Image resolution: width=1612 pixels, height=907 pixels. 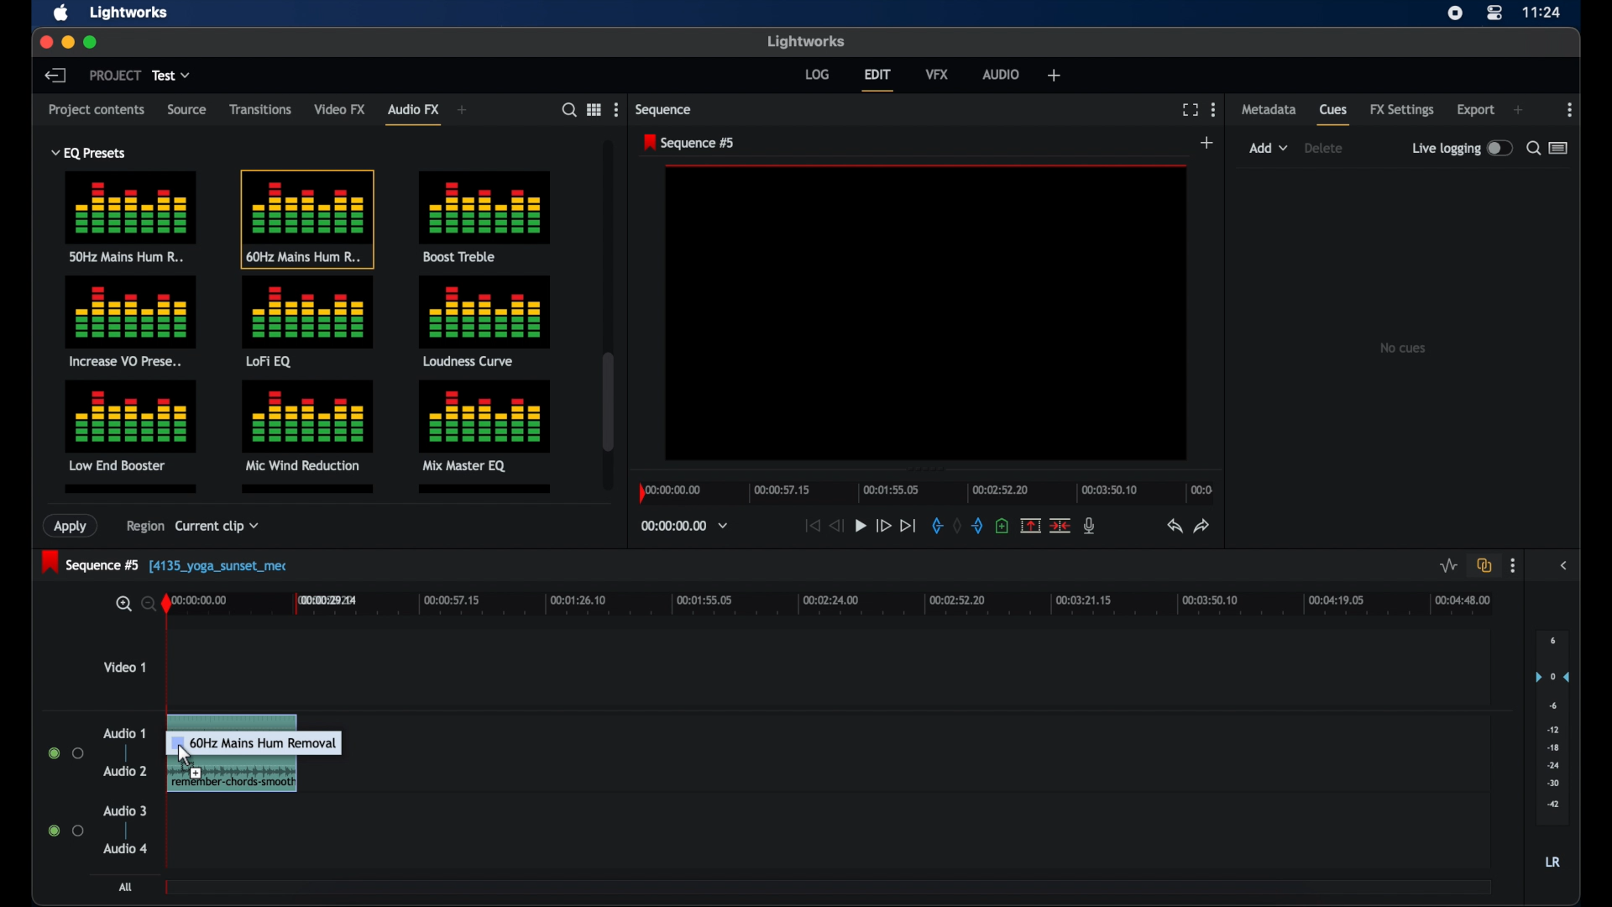 I want to click on audio, so click(x=1002, y=73).